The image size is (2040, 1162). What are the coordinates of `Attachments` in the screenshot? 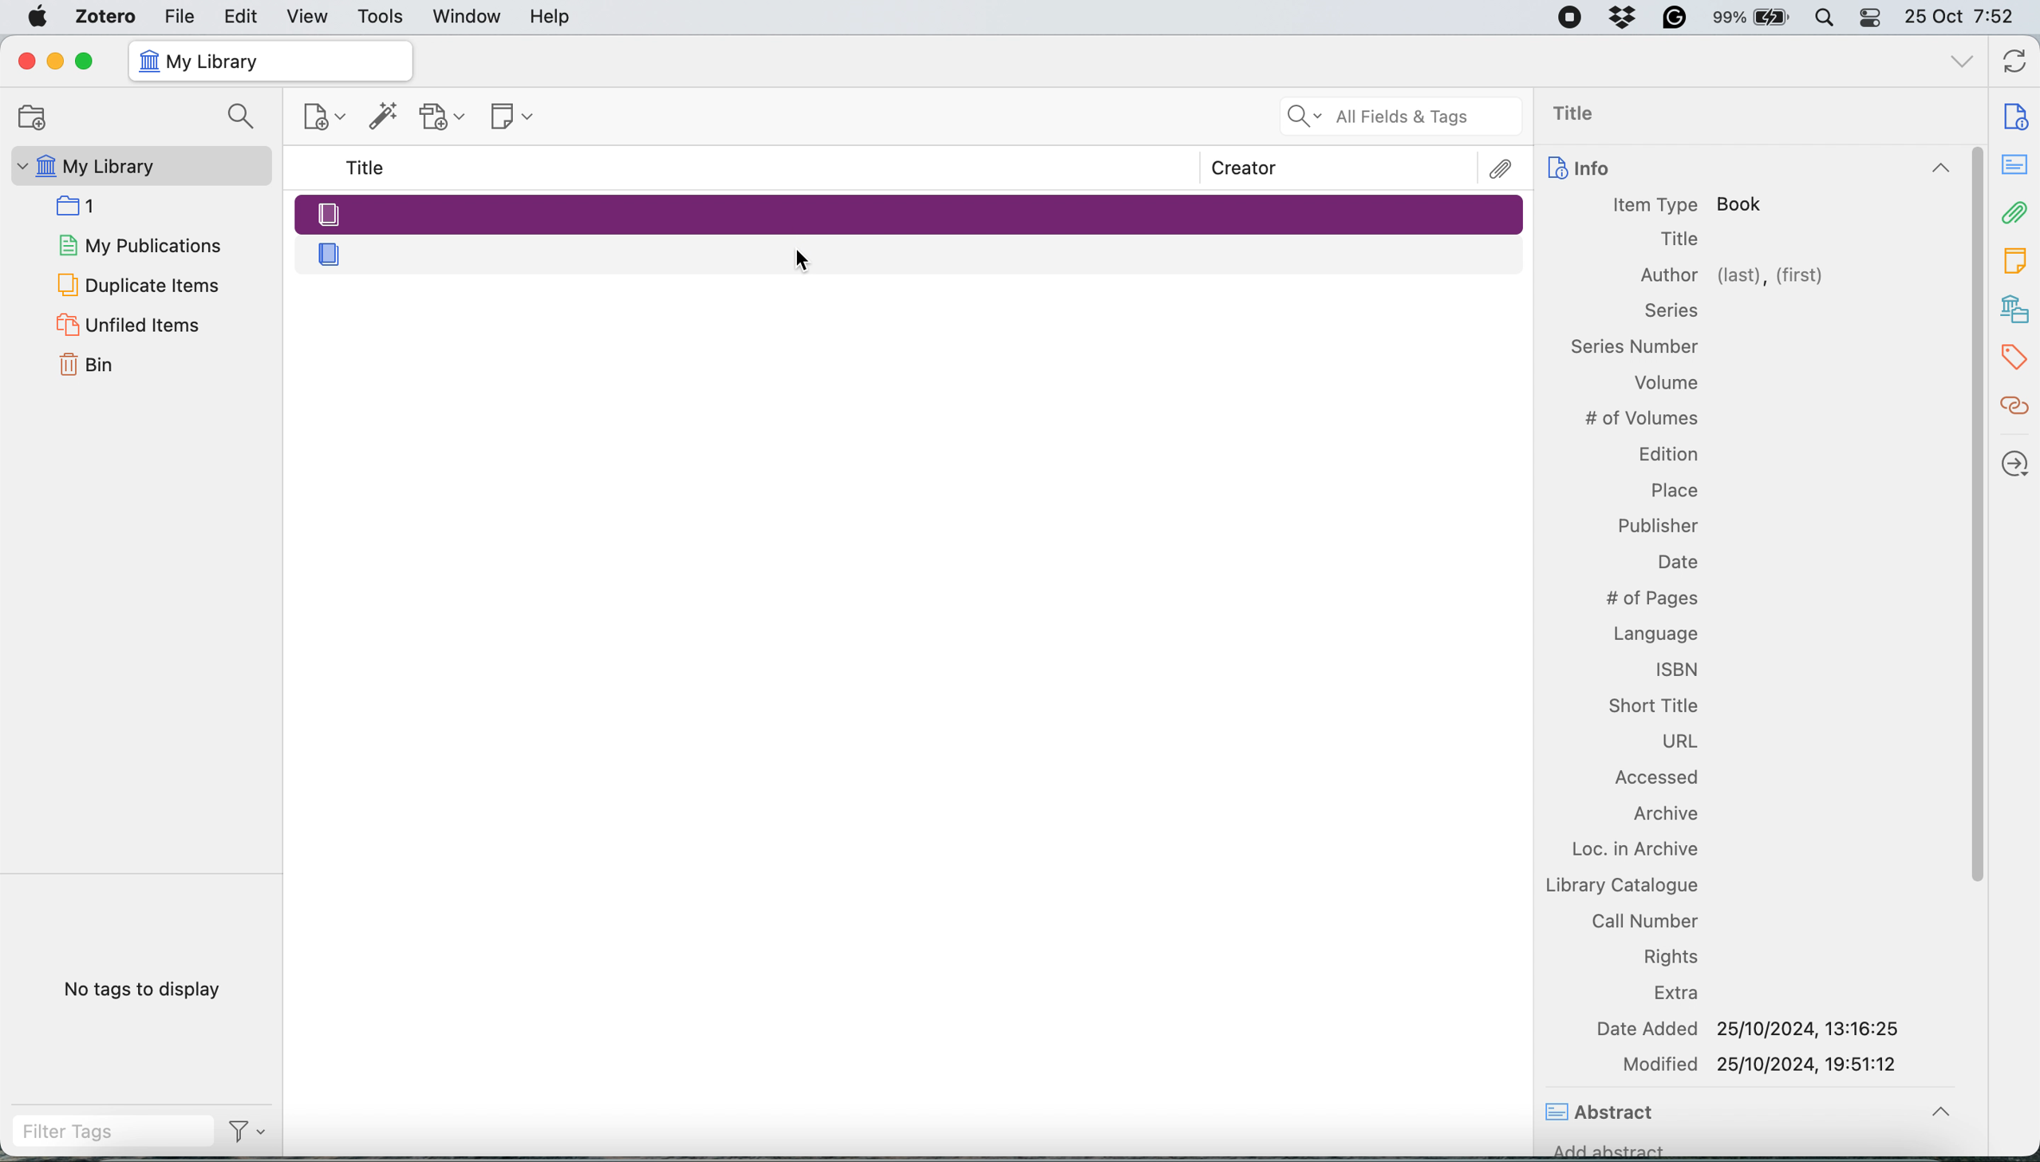 It's located at (1502, 169).